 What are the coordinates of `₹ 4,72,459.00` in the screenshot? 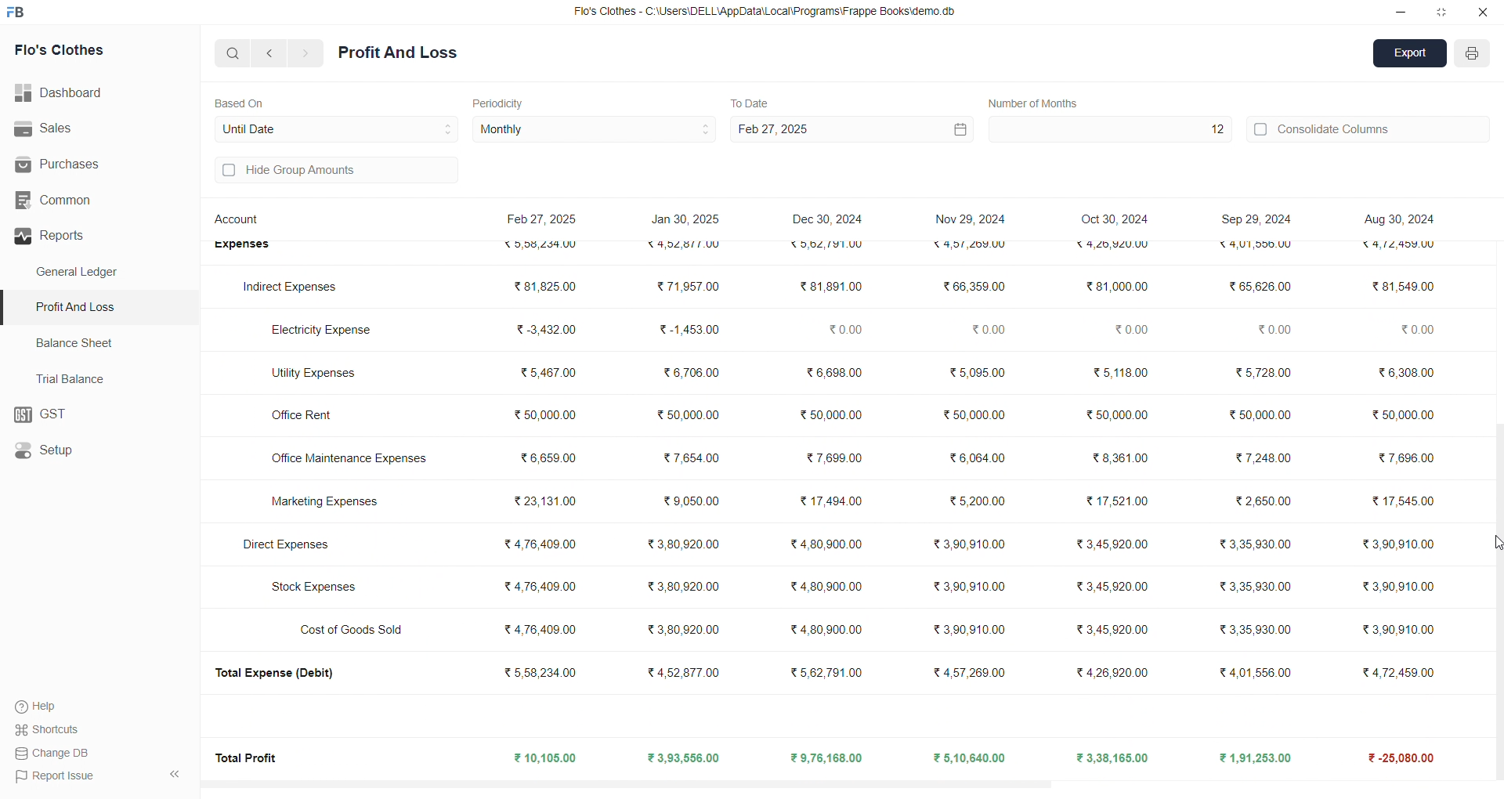 It's located at (1394, 671).